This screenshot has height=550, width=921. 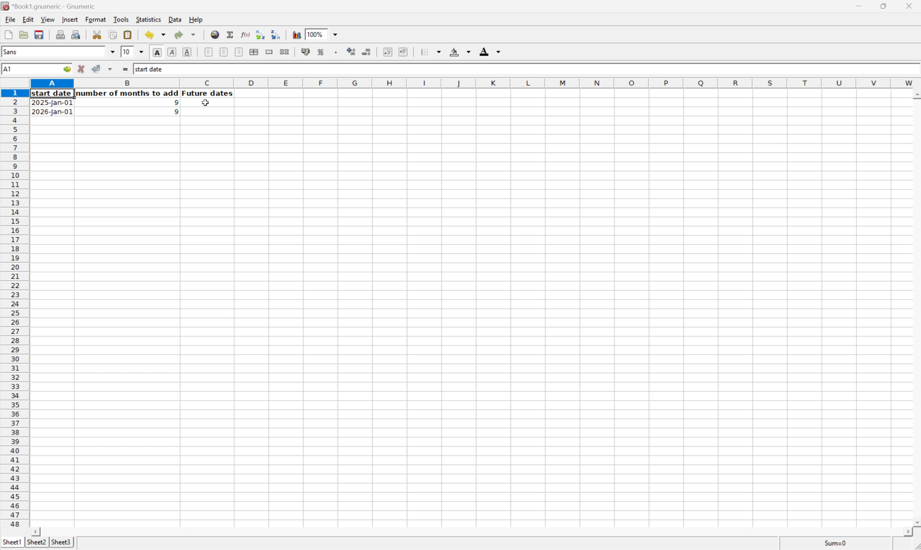 What do you see at coordinates (82, 69) in the screenshot?
I see `Cancel changes` at bounding box center [82, 69].